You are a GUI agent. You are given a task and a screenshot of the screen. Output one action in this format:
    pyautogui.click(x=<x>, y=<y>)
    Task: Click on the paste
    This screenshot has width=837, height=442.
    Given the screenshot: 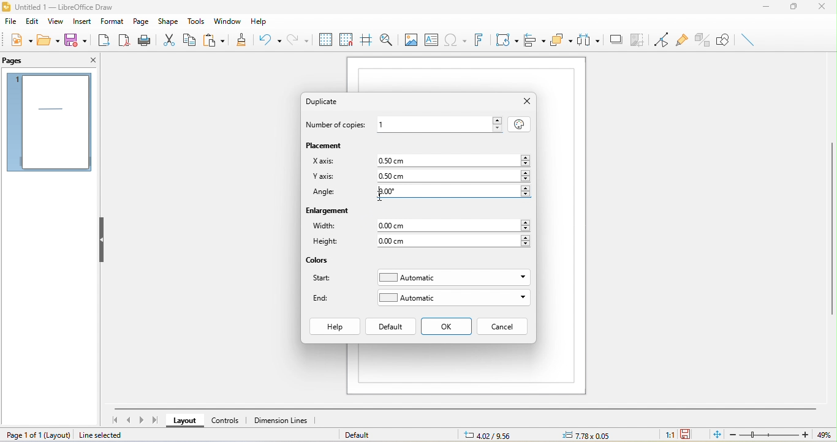 What is the action you would take?
    pyautogui.click(x=218, y=39)
    